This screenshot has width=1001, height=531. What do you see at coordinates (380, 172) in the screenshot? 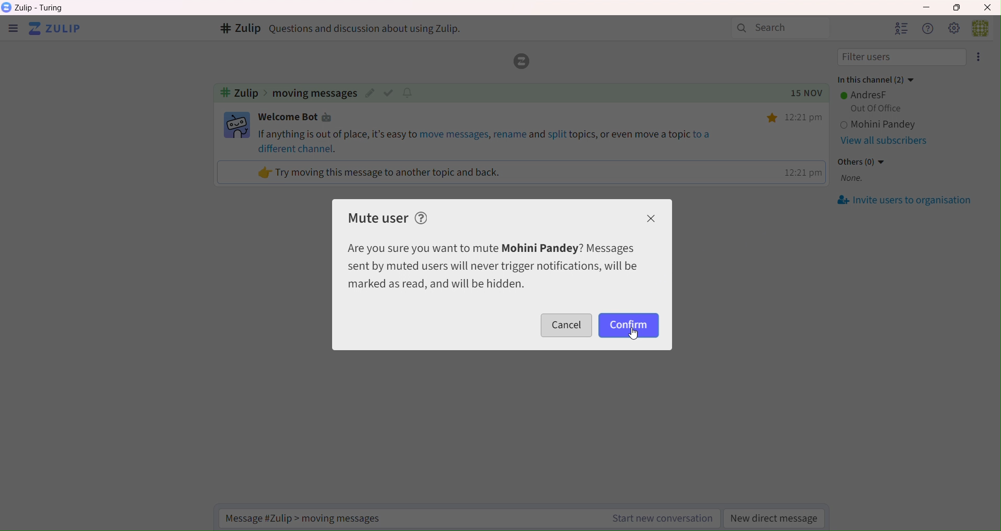
I see `Try moving this message to another topic and back.` at bounding box center [380, 172].